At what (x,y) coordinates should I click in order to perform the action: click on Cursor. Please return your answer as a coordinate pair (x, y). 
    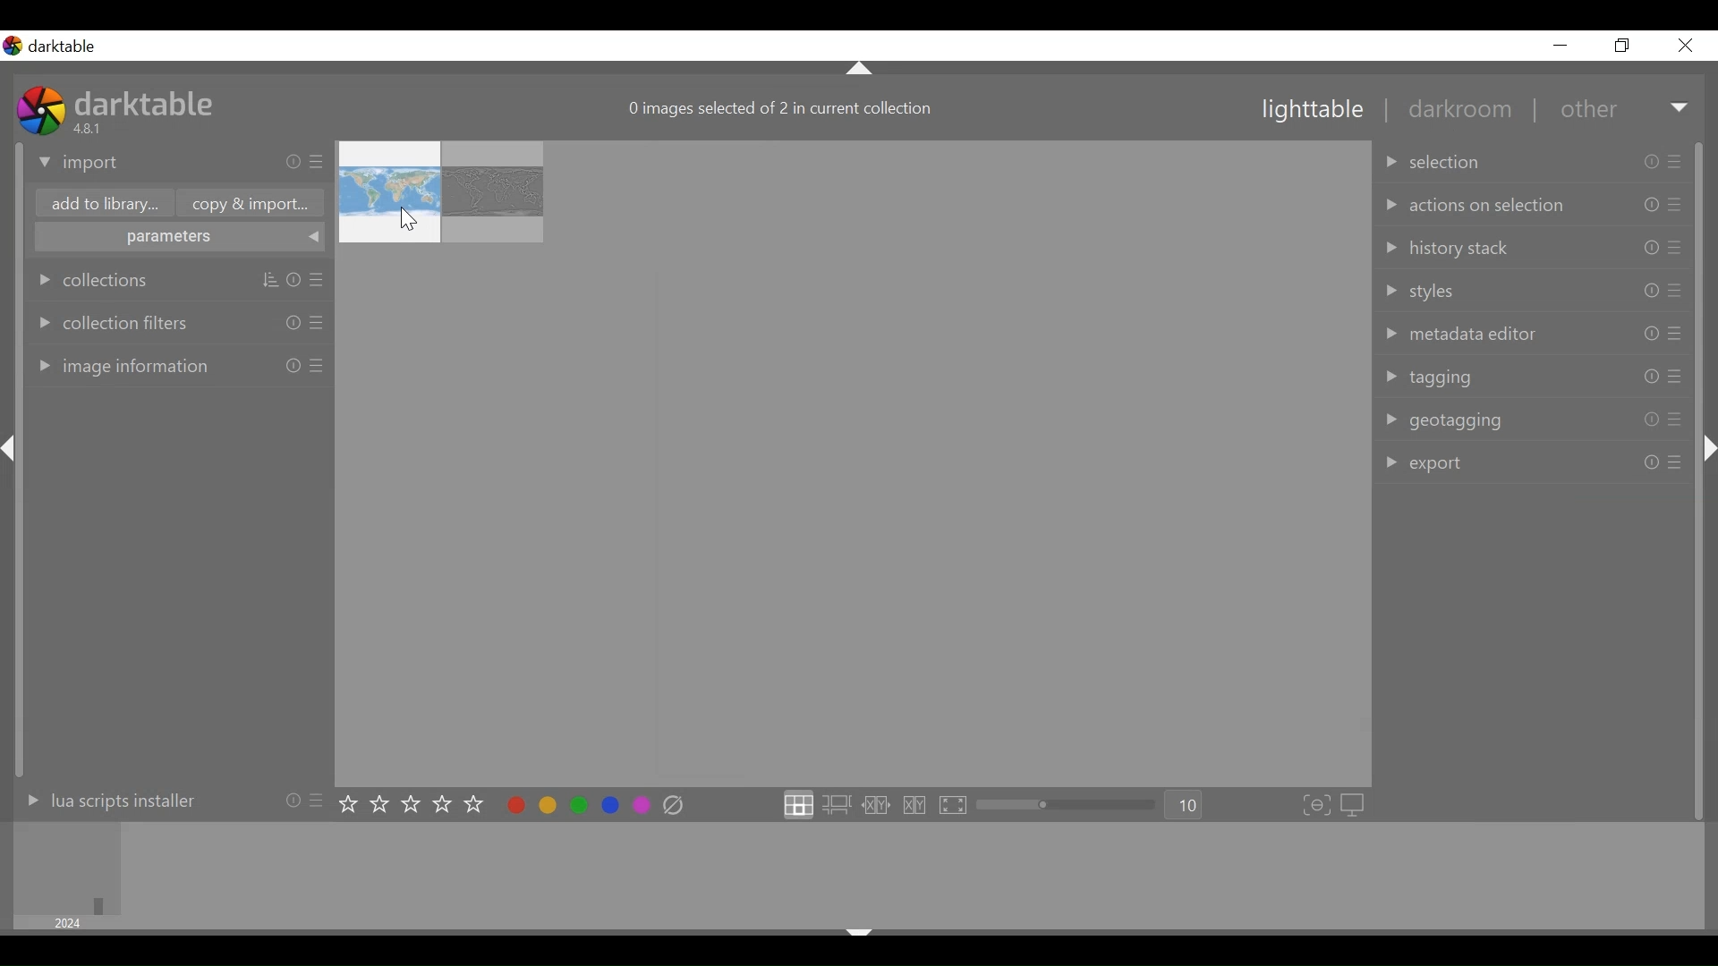
    Looking at the image, I should click on (409, 219).